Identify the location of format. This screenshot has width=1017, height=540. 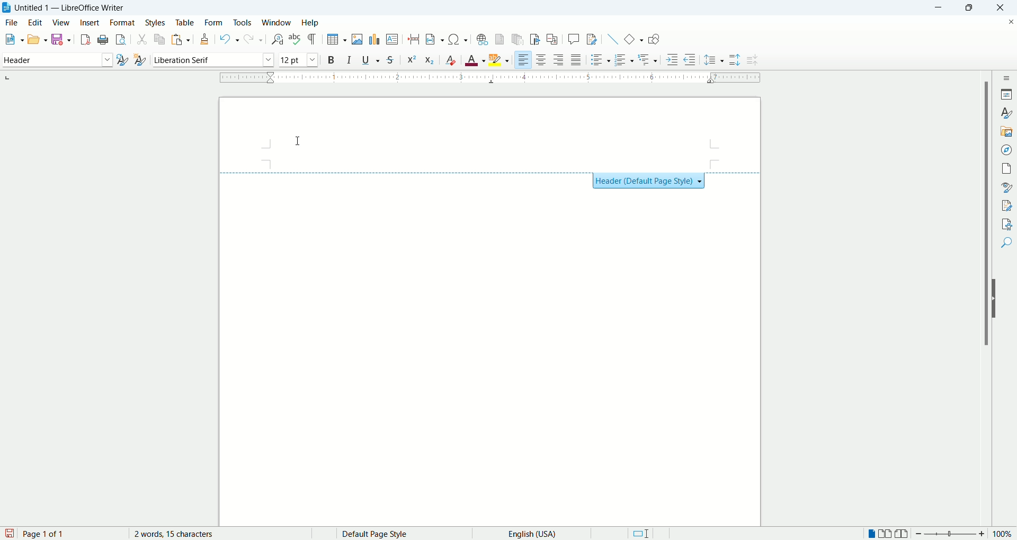
(121, 23).